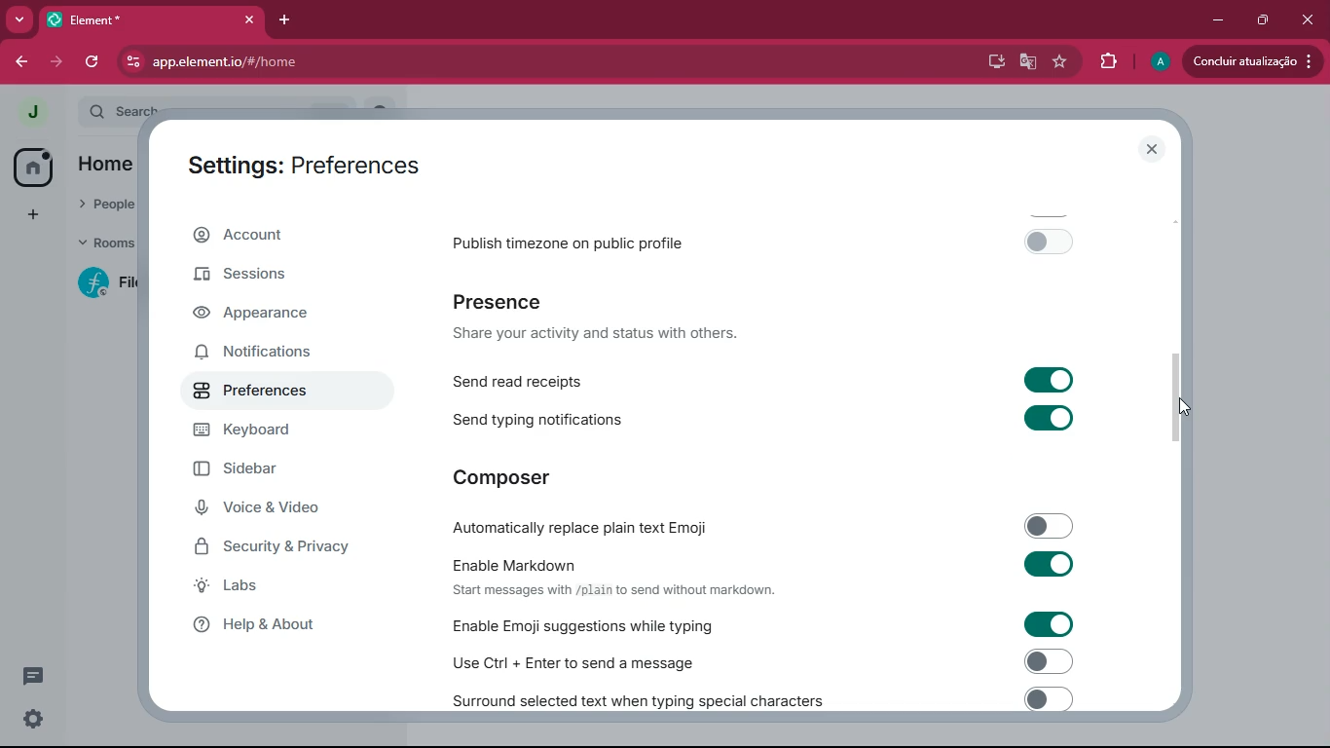 The image size is (1330, 748). What do you see at coordinates (1249, 61) in the screenshot?
I see `update` at bounding box center [1249, 61].